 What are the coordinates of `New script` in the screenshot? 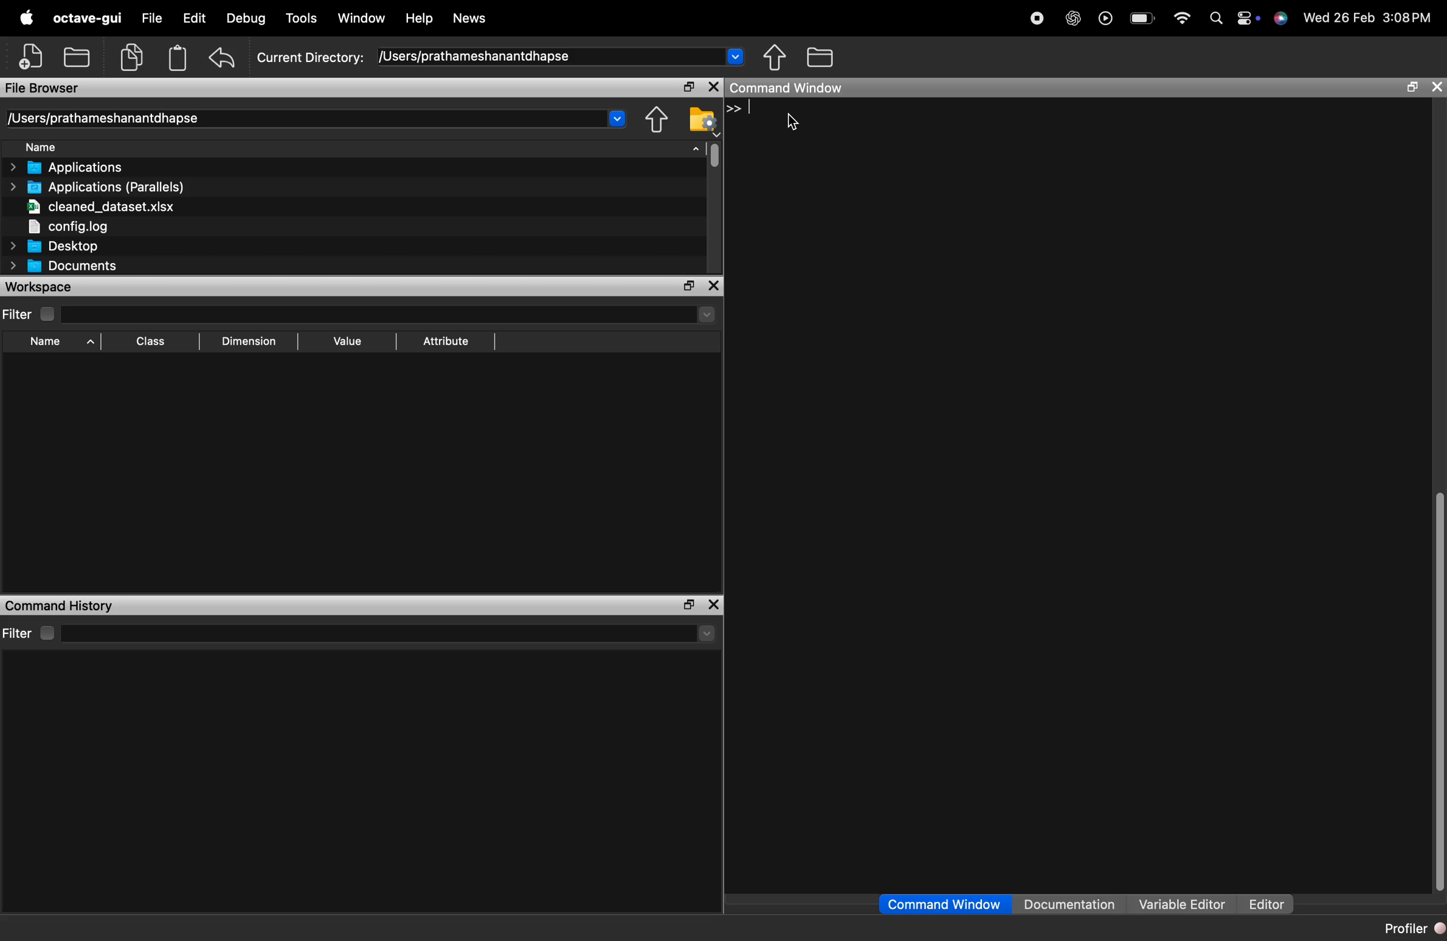 It's located at (28, 57).